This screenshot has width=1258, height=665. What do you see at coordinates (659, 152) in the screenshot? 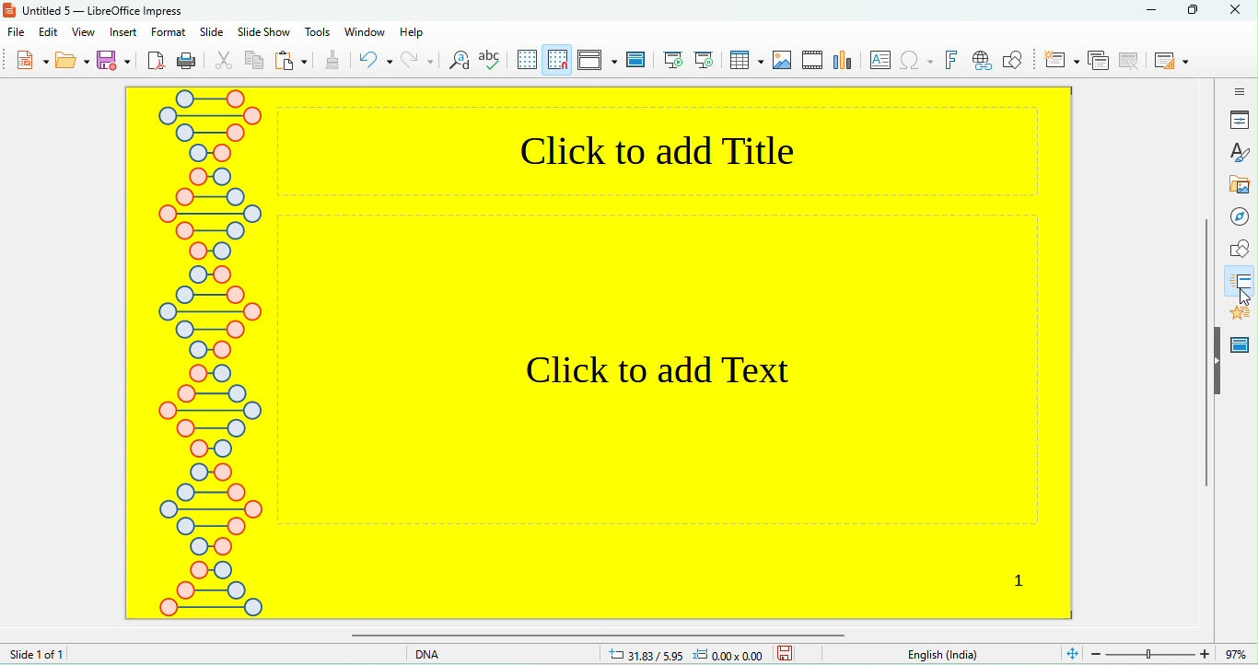
I see `click to add title` at bounding box center [659, 152].